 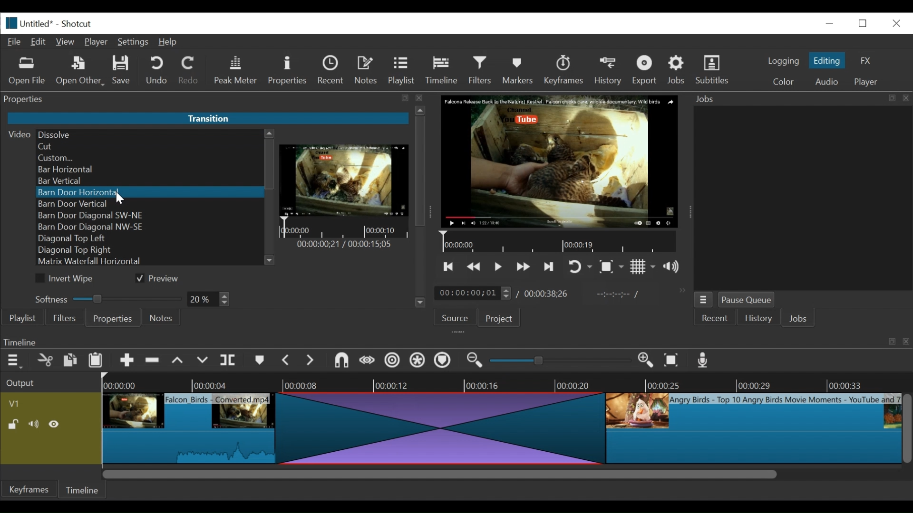 I want to click on Shotcut, so click(x=76, y=25).